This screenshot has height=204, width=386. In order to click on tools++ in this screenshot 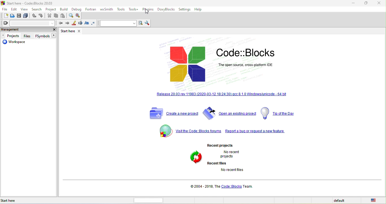, I will do `click(134, 9)`.